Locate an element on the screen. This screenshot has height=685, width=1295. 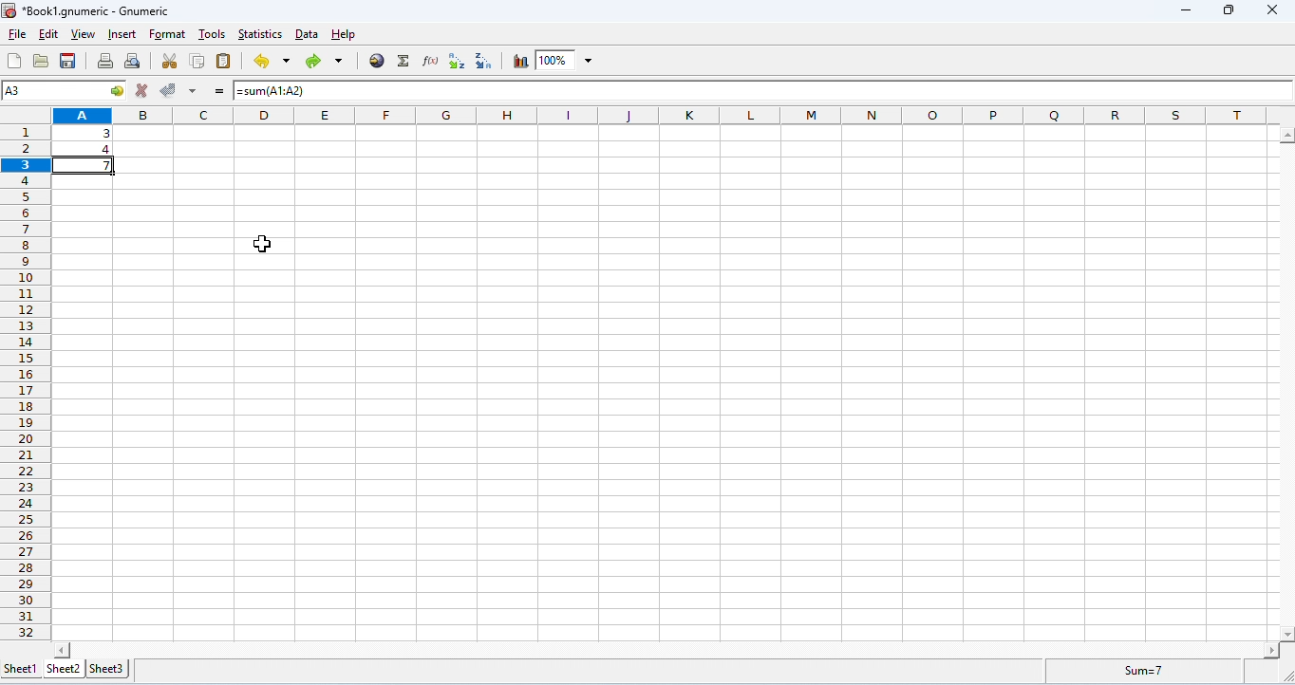
maximize is located at coordinates (1229, 10).